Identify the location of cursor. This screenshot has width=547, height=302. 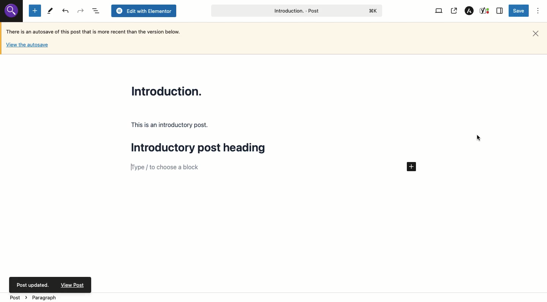
(478, 137).